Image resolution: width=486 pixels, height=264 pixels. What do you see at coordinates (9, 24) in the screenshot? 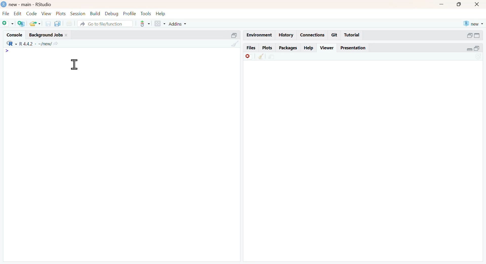
I see `add file as` at bounding box center [9, 24].